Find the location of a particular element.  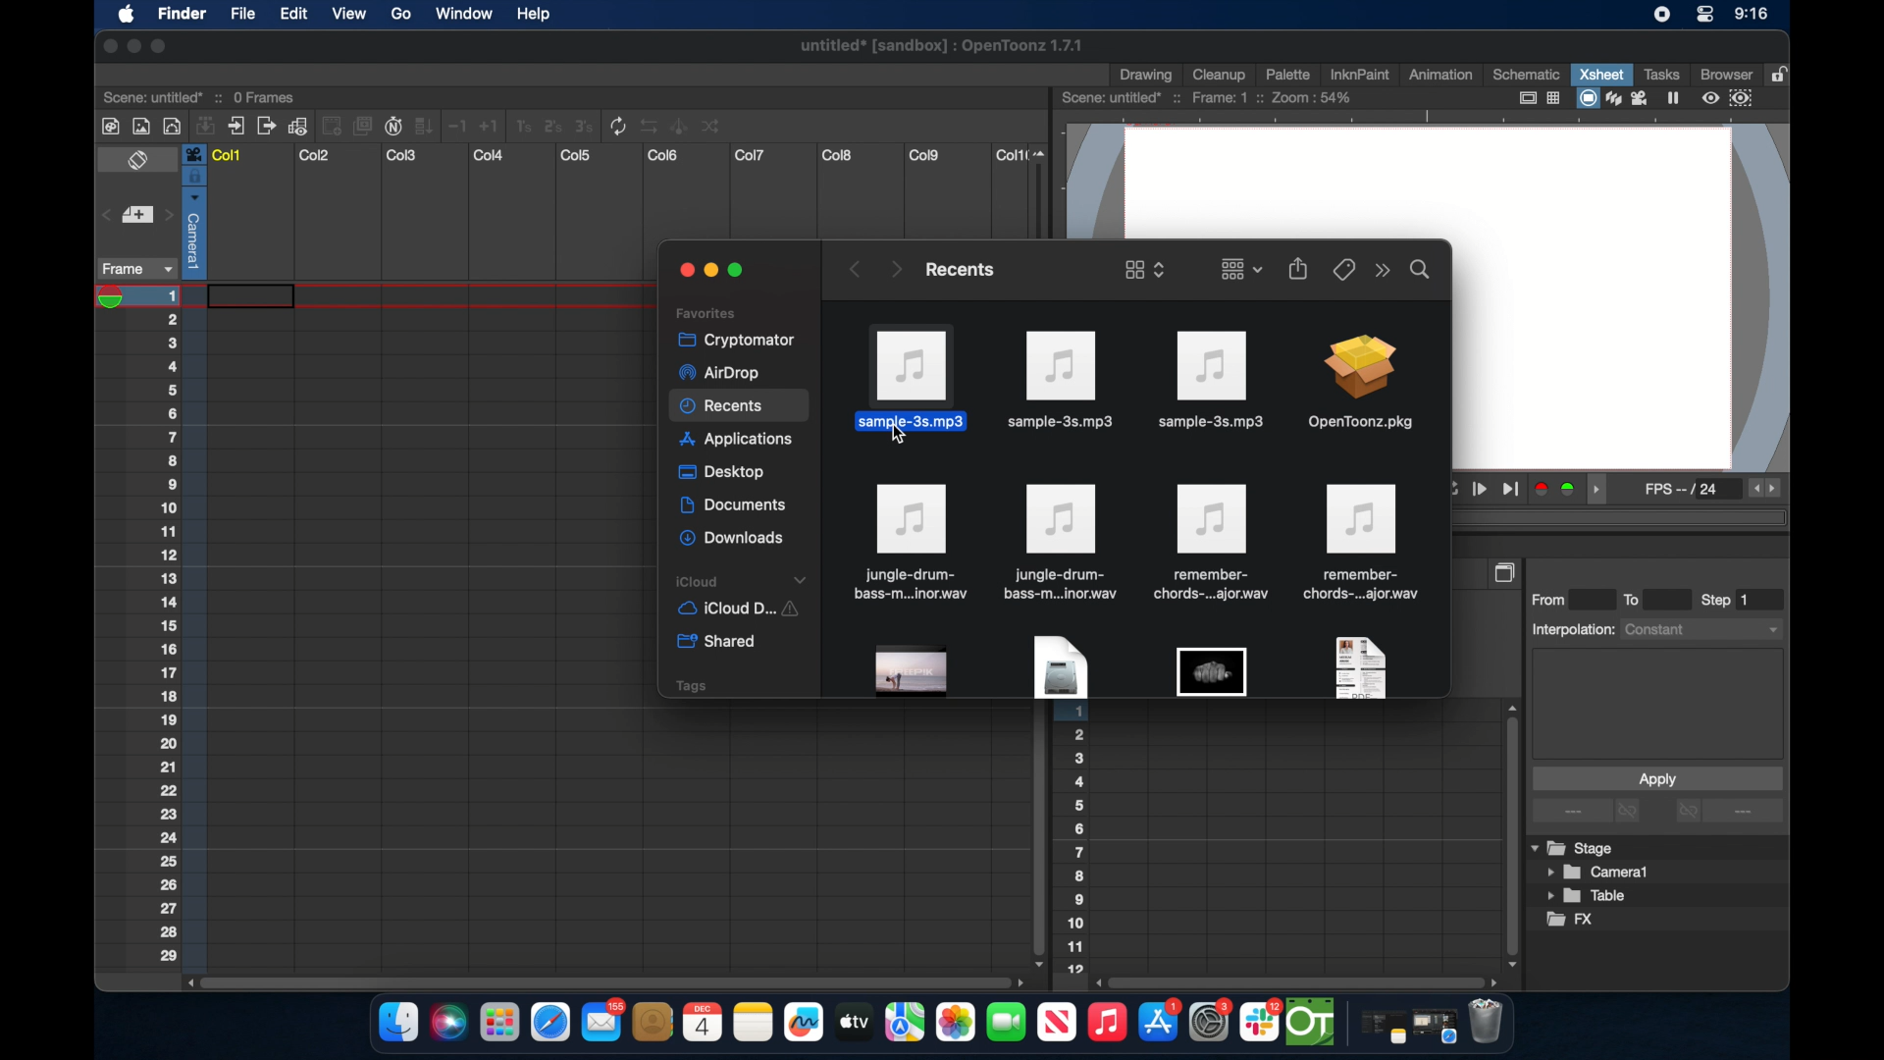

view modes is located at coordinates (1630, 98).